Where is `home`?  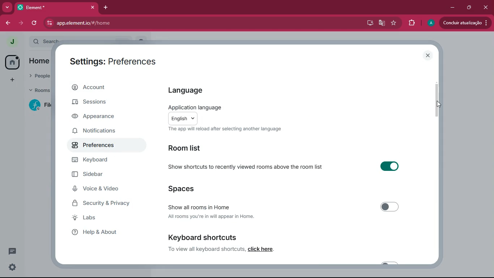
home is located at coordinates (10, 63).